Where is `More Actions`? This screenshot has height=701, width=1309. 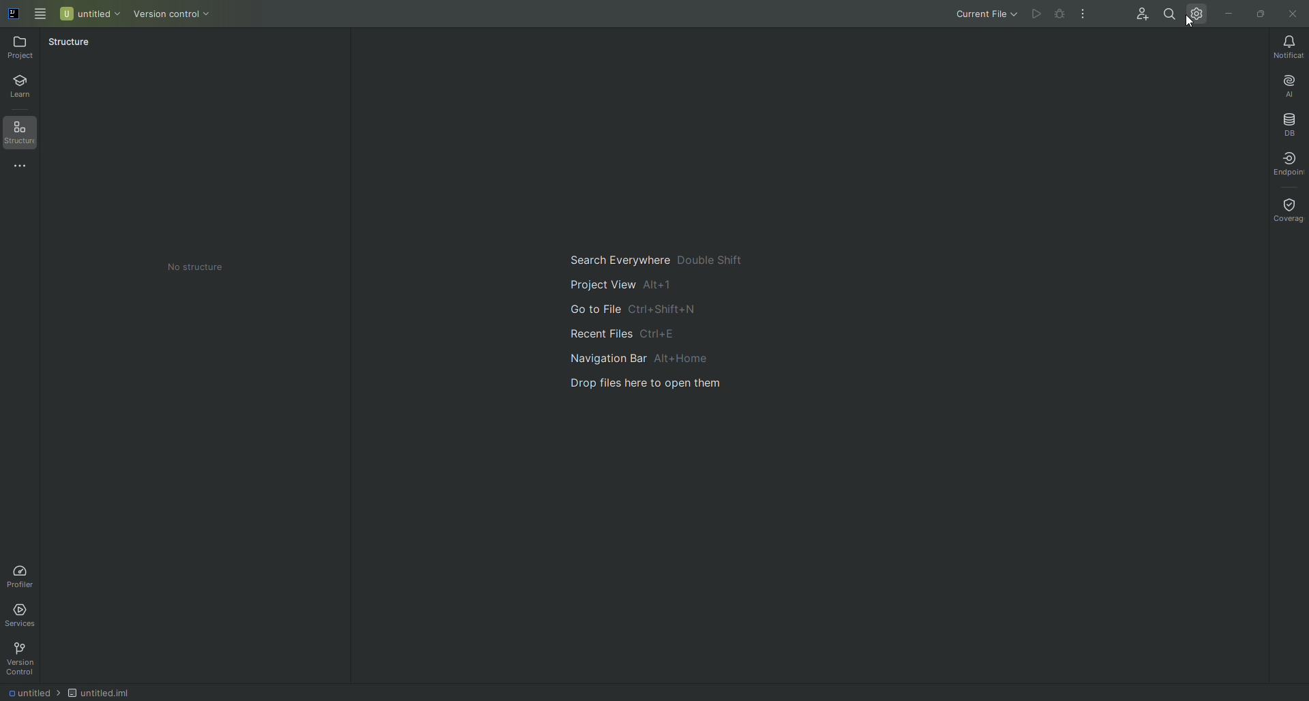
More Actions is located at coordinates (1084, 15).